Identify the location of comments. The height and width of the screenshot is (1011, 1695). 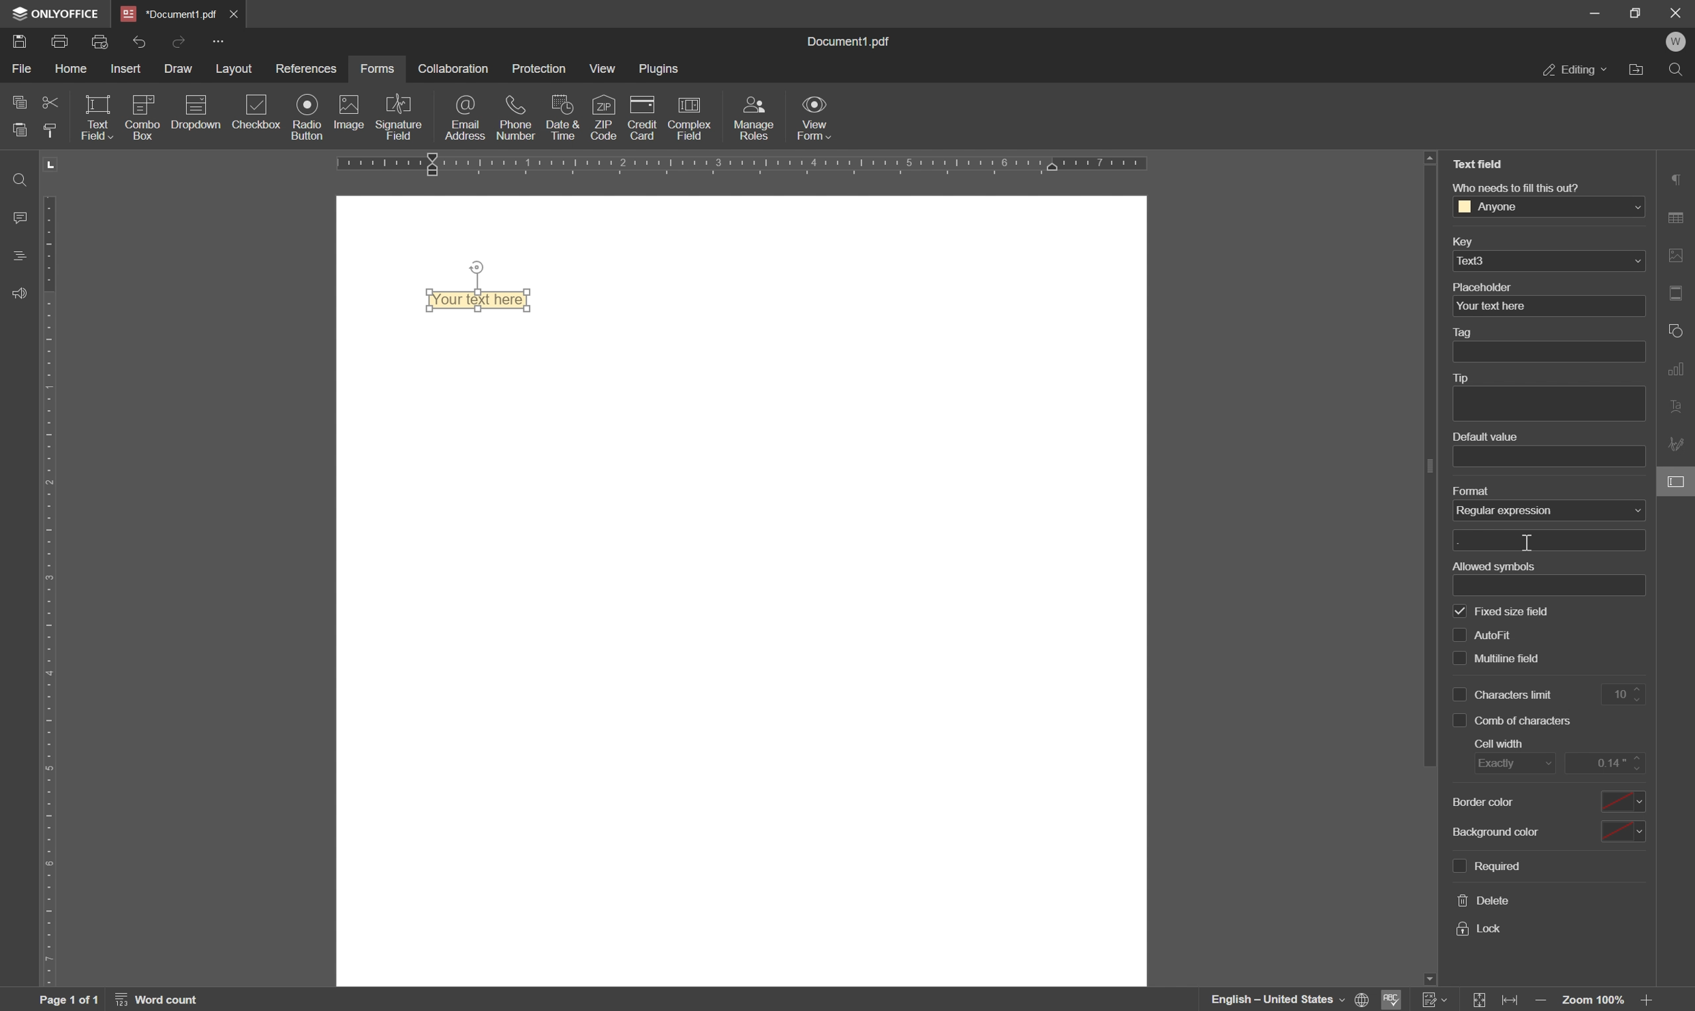
(17, 217).